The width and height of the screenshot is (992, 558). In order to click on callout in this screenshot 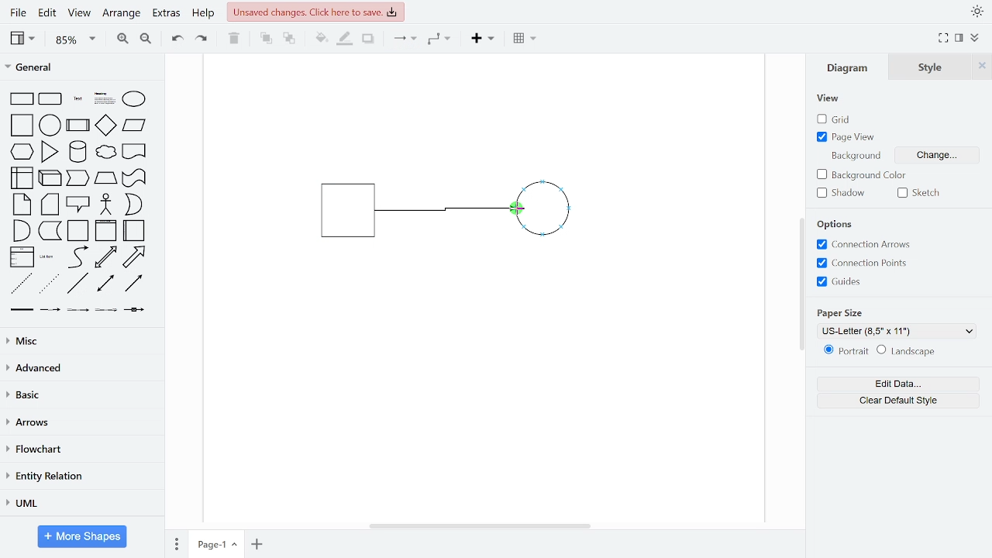, I will do `click(79, 205)`.